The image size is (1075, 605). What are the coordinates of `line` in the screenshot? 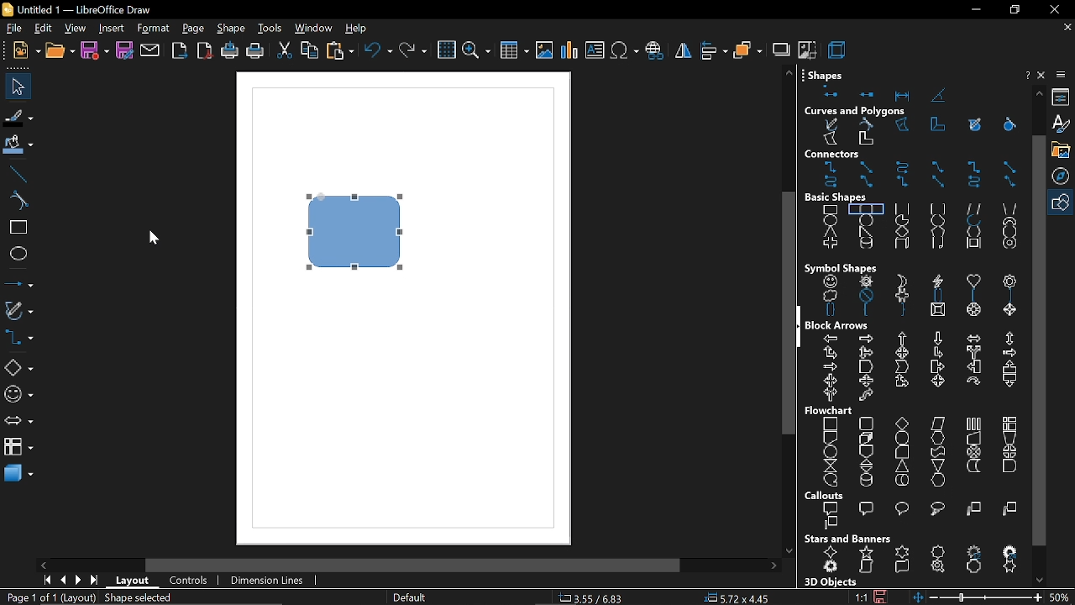 It's located at (18, 174).